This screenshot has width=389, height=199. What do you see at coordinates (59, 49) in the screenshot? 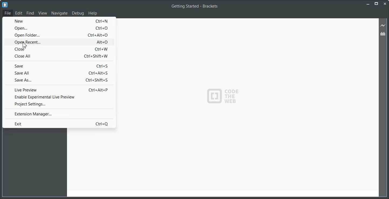
I see `Close` at bounding box center [59, 49].